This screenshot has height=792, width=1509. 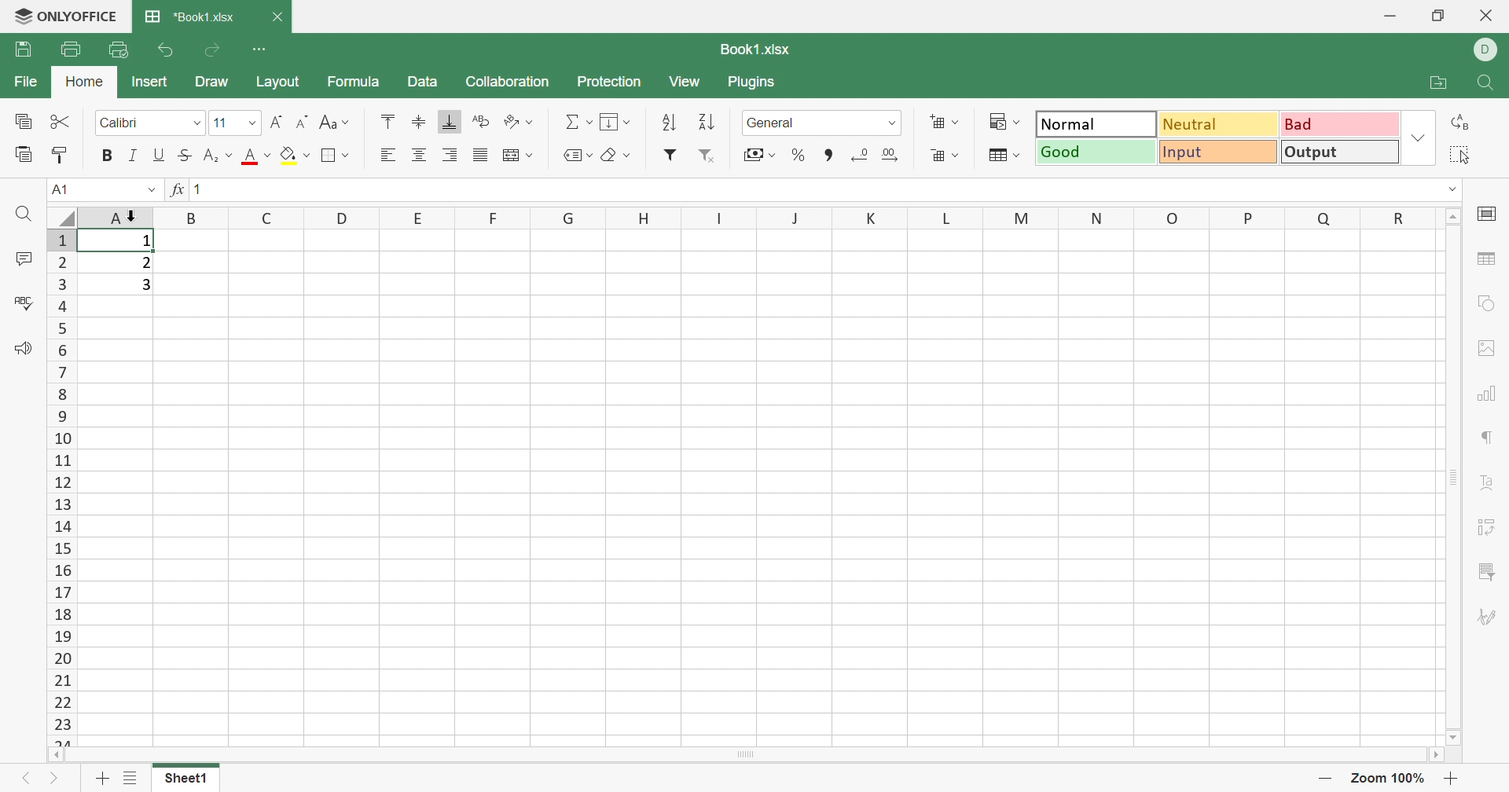 What do you see at coordinates (335, 155) in the screenshot?
I see `Borders` at bounding box center [335, 155].